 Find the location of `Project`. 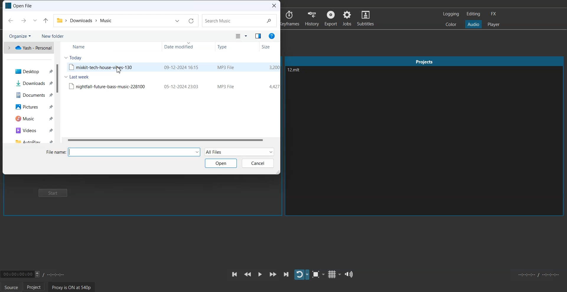

Project is located at coordinates (36, 287).